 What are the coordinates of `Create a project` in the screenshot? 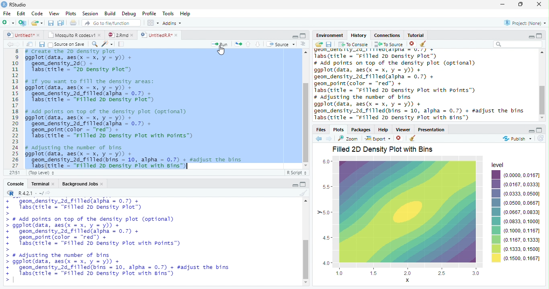 It's located at (22, 23).